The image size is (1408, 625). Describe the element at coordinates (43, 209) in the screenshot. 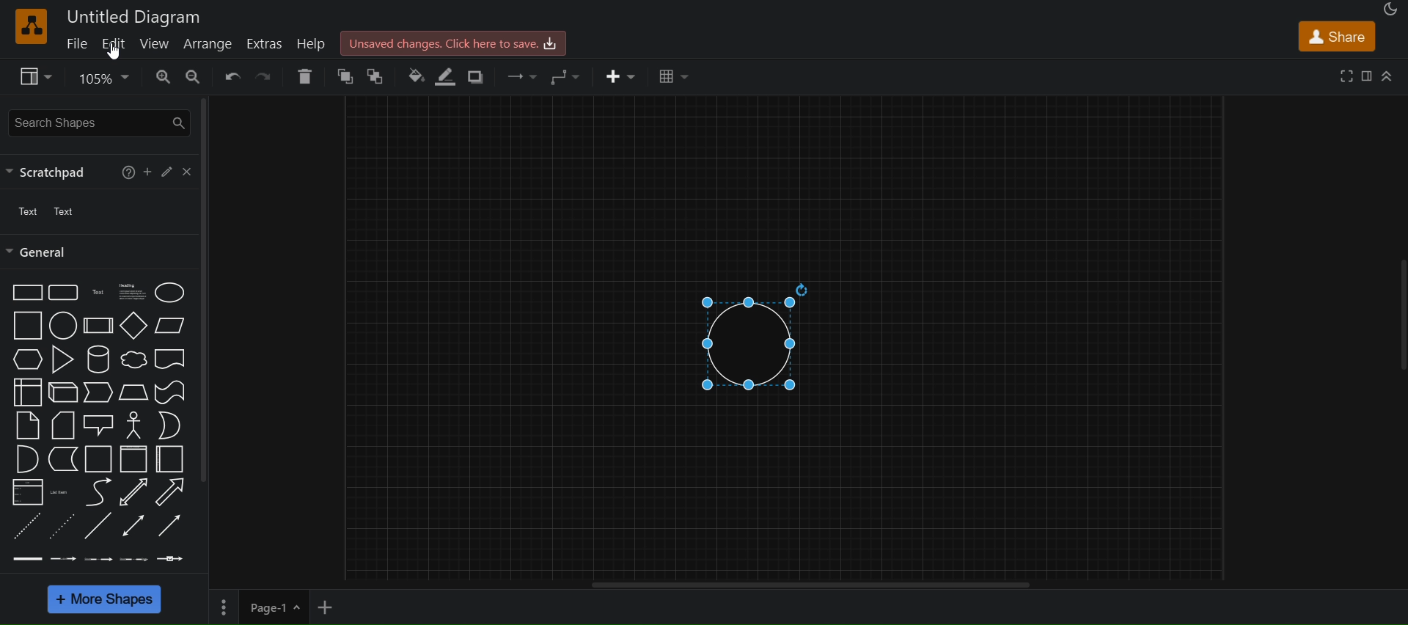

I see `text` at that location.